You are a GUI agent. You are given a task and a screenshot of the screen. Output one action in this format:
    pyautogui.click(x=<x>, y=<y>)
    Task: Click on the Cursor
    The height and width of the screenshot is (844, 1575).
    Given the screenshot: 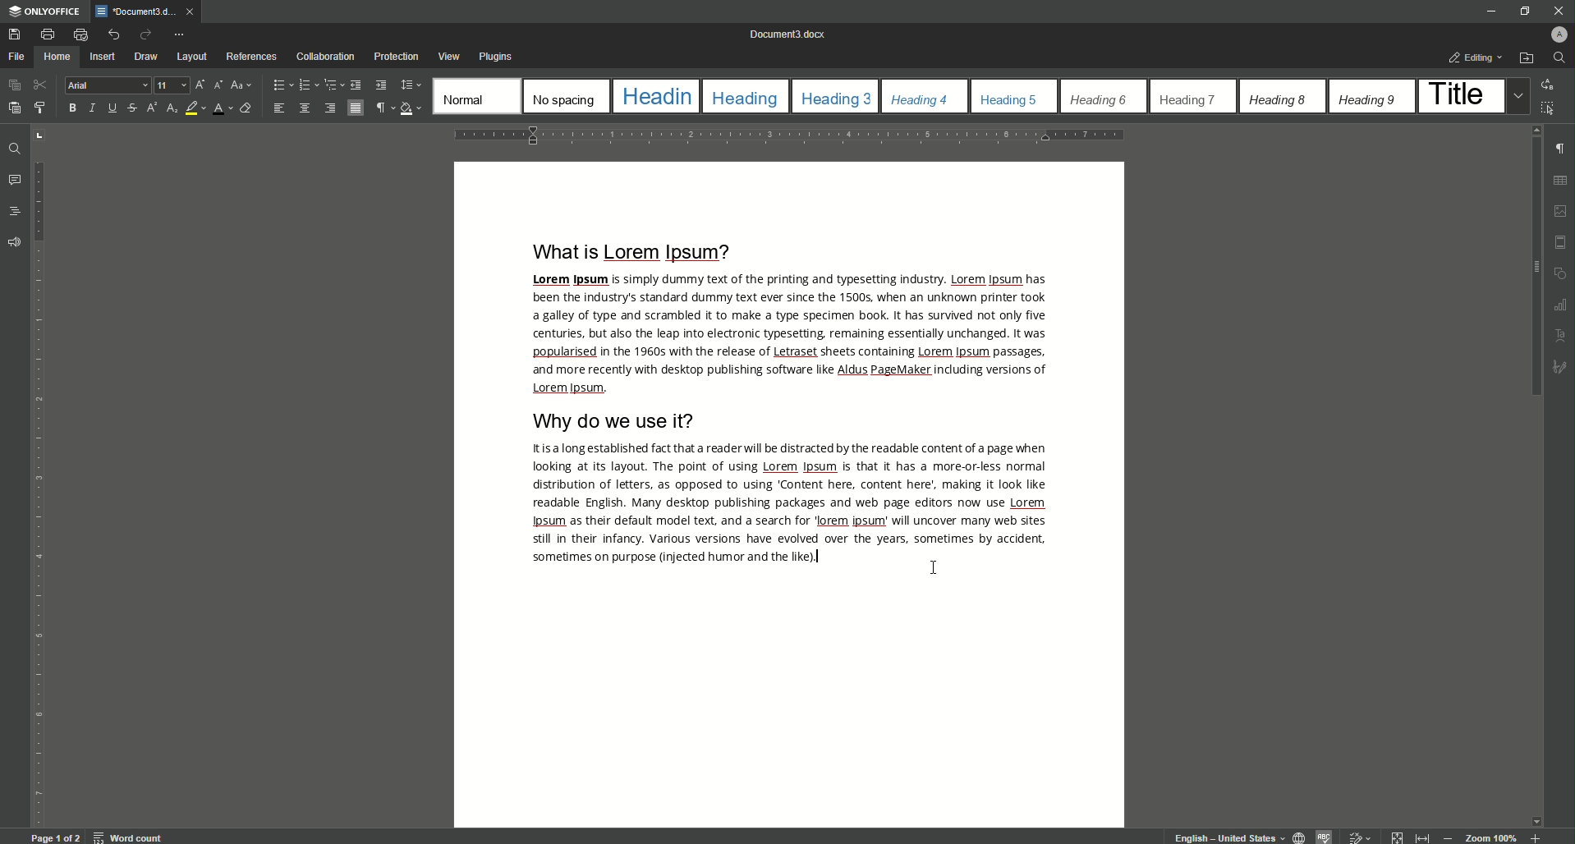 What is the action you would take?
    pyautogui.click(x=934, y=566)
    